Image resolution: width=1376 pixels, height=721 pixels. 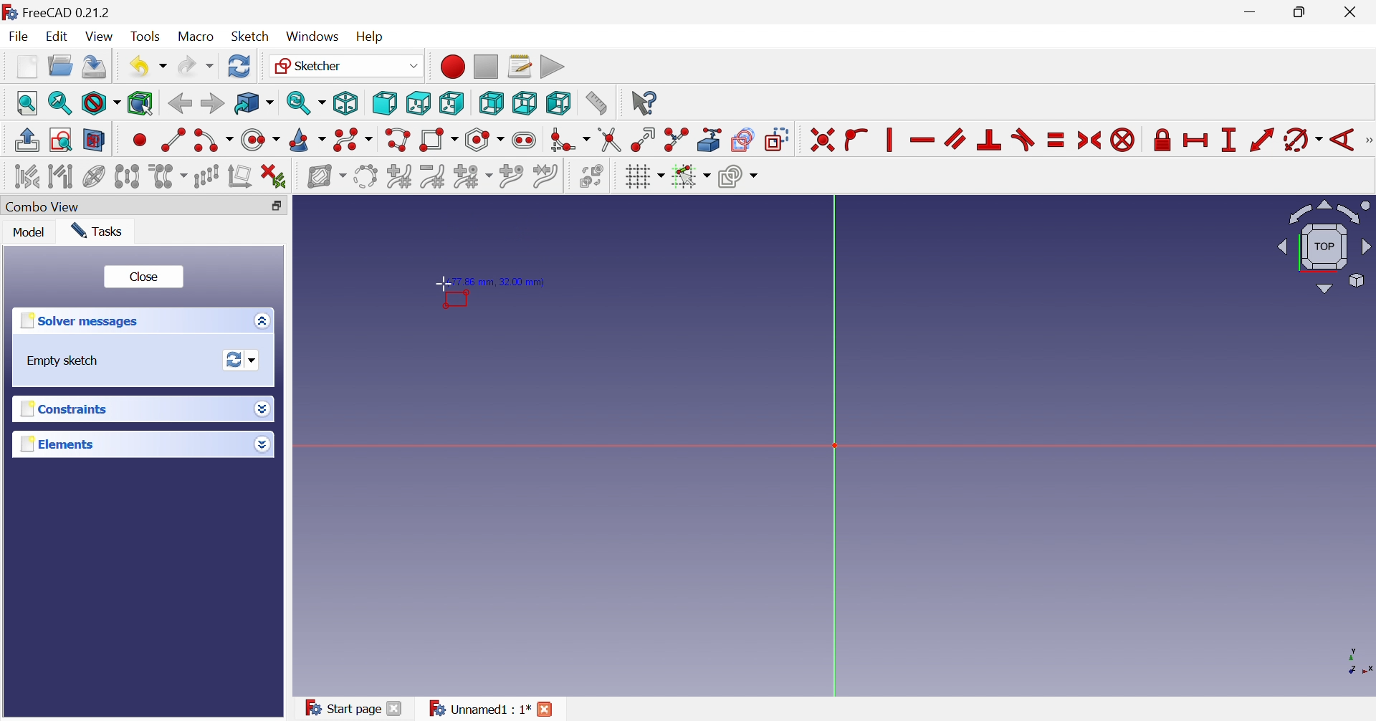 I want to click on x, y axis, so click(x=1356, y=661).